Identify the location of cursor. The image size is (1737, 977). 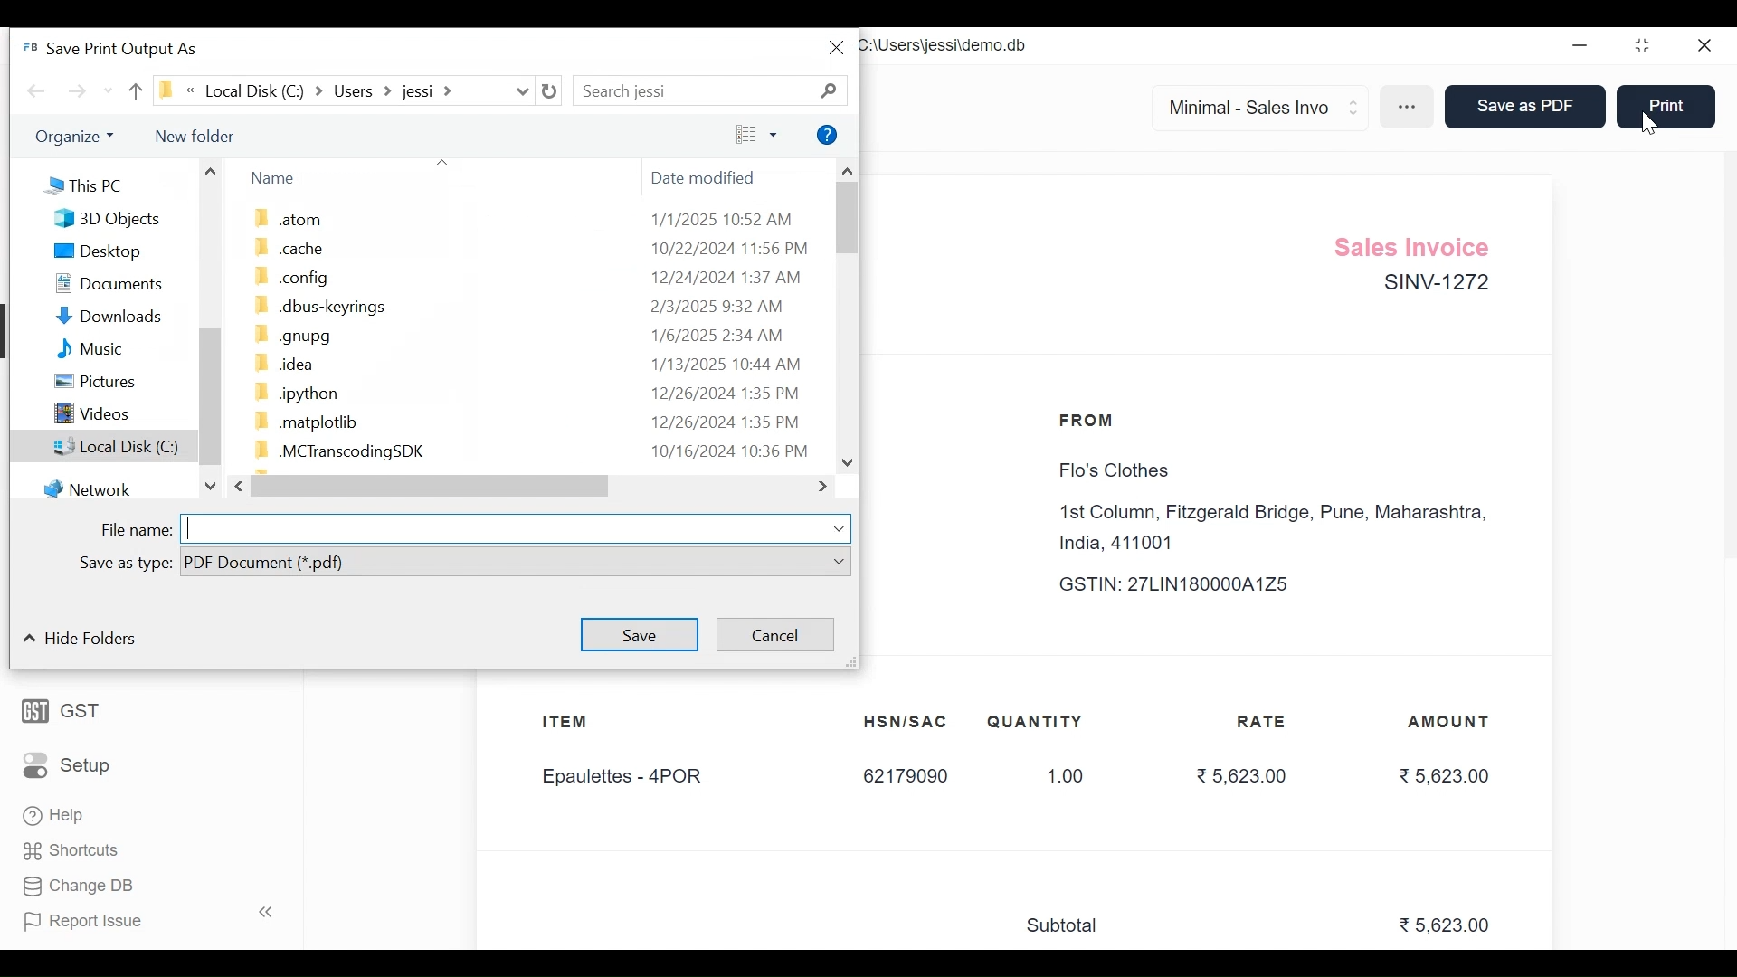
(1661, 124).